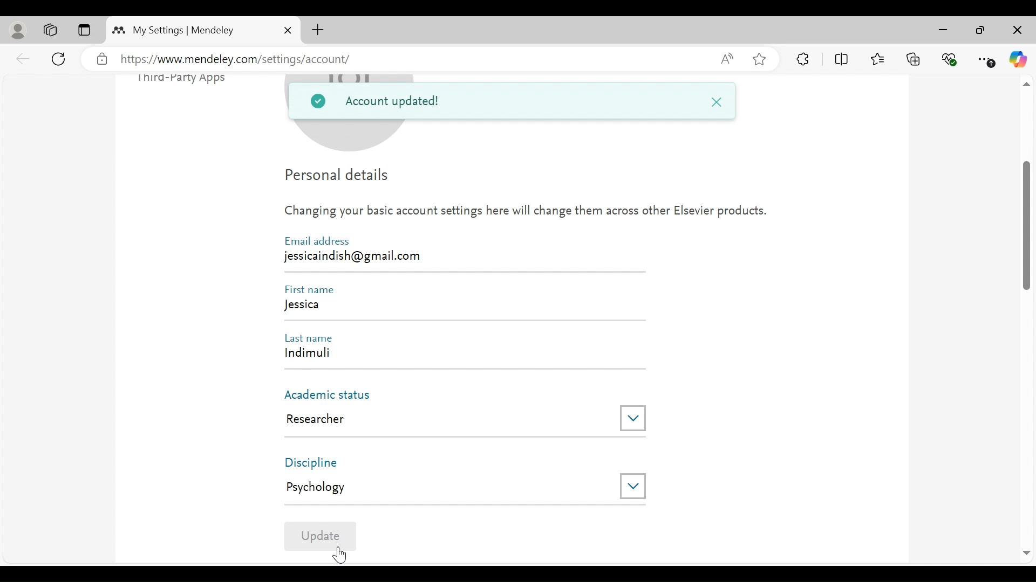  I want to click on Close, so click(717, 101).